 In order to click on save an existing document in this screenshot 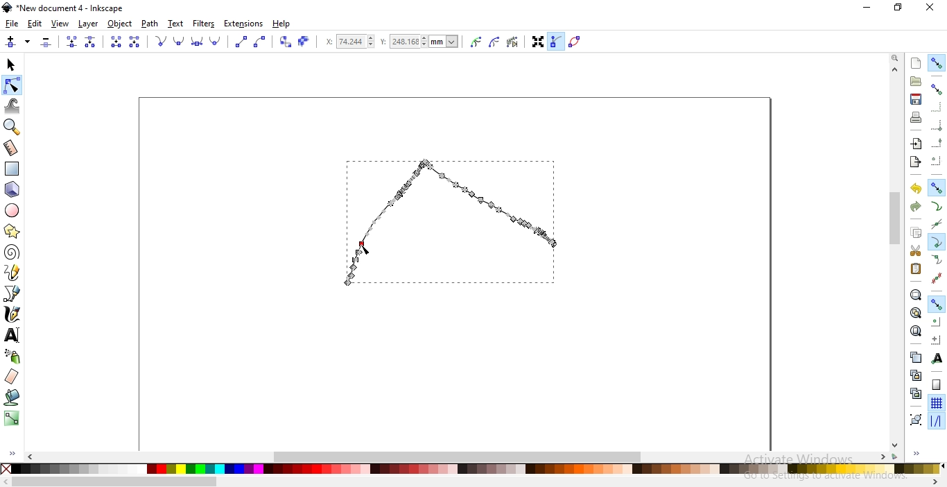, I will do `click(916, 99)`.